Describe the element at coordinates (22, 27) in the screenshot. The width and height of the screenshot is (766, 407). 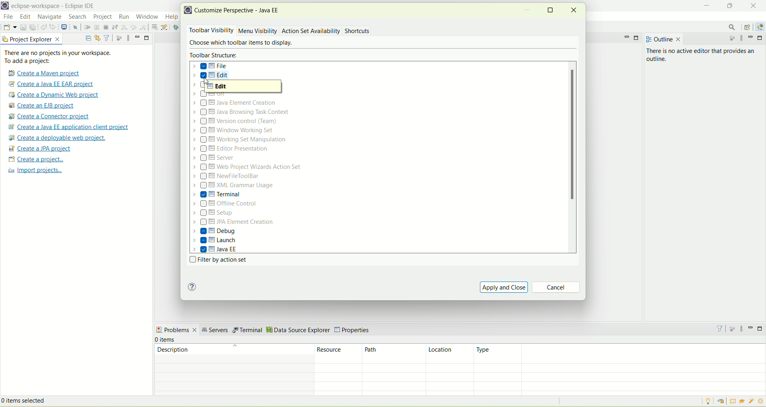
I see `save` at that location.